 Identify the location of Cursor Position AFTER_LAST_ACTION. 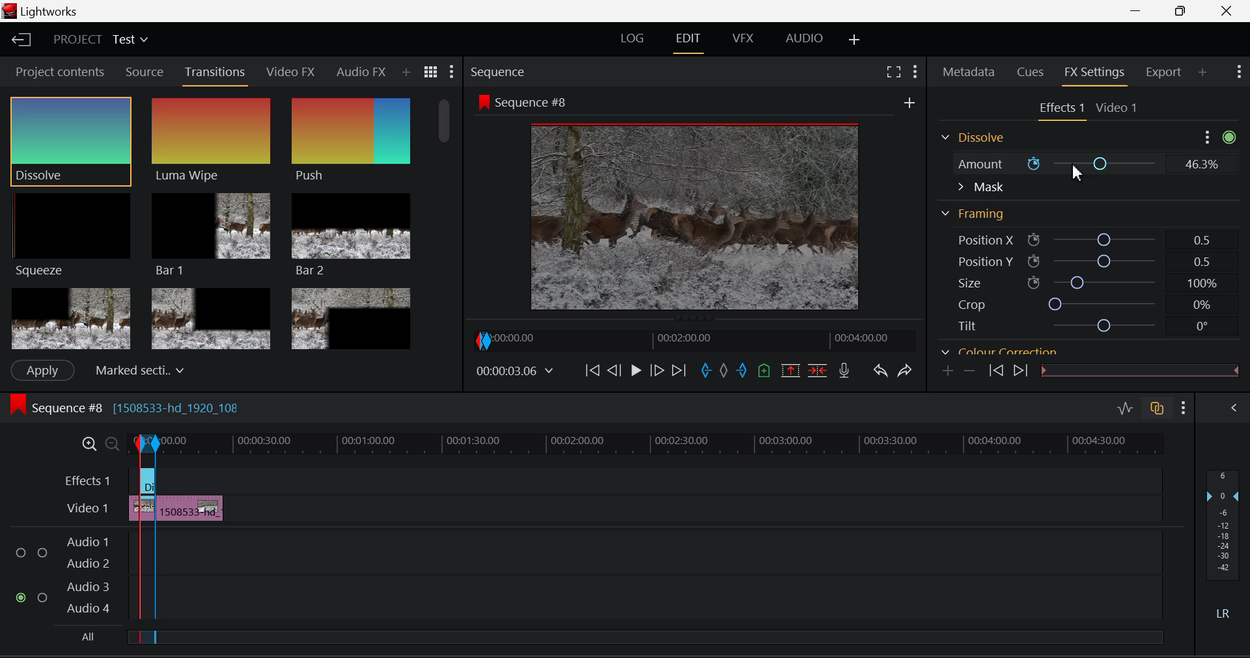
(1075, 173).